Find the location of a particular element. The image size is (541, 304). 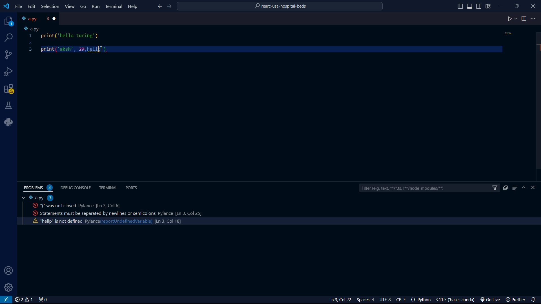

more options is located at coordinates (534, 19).